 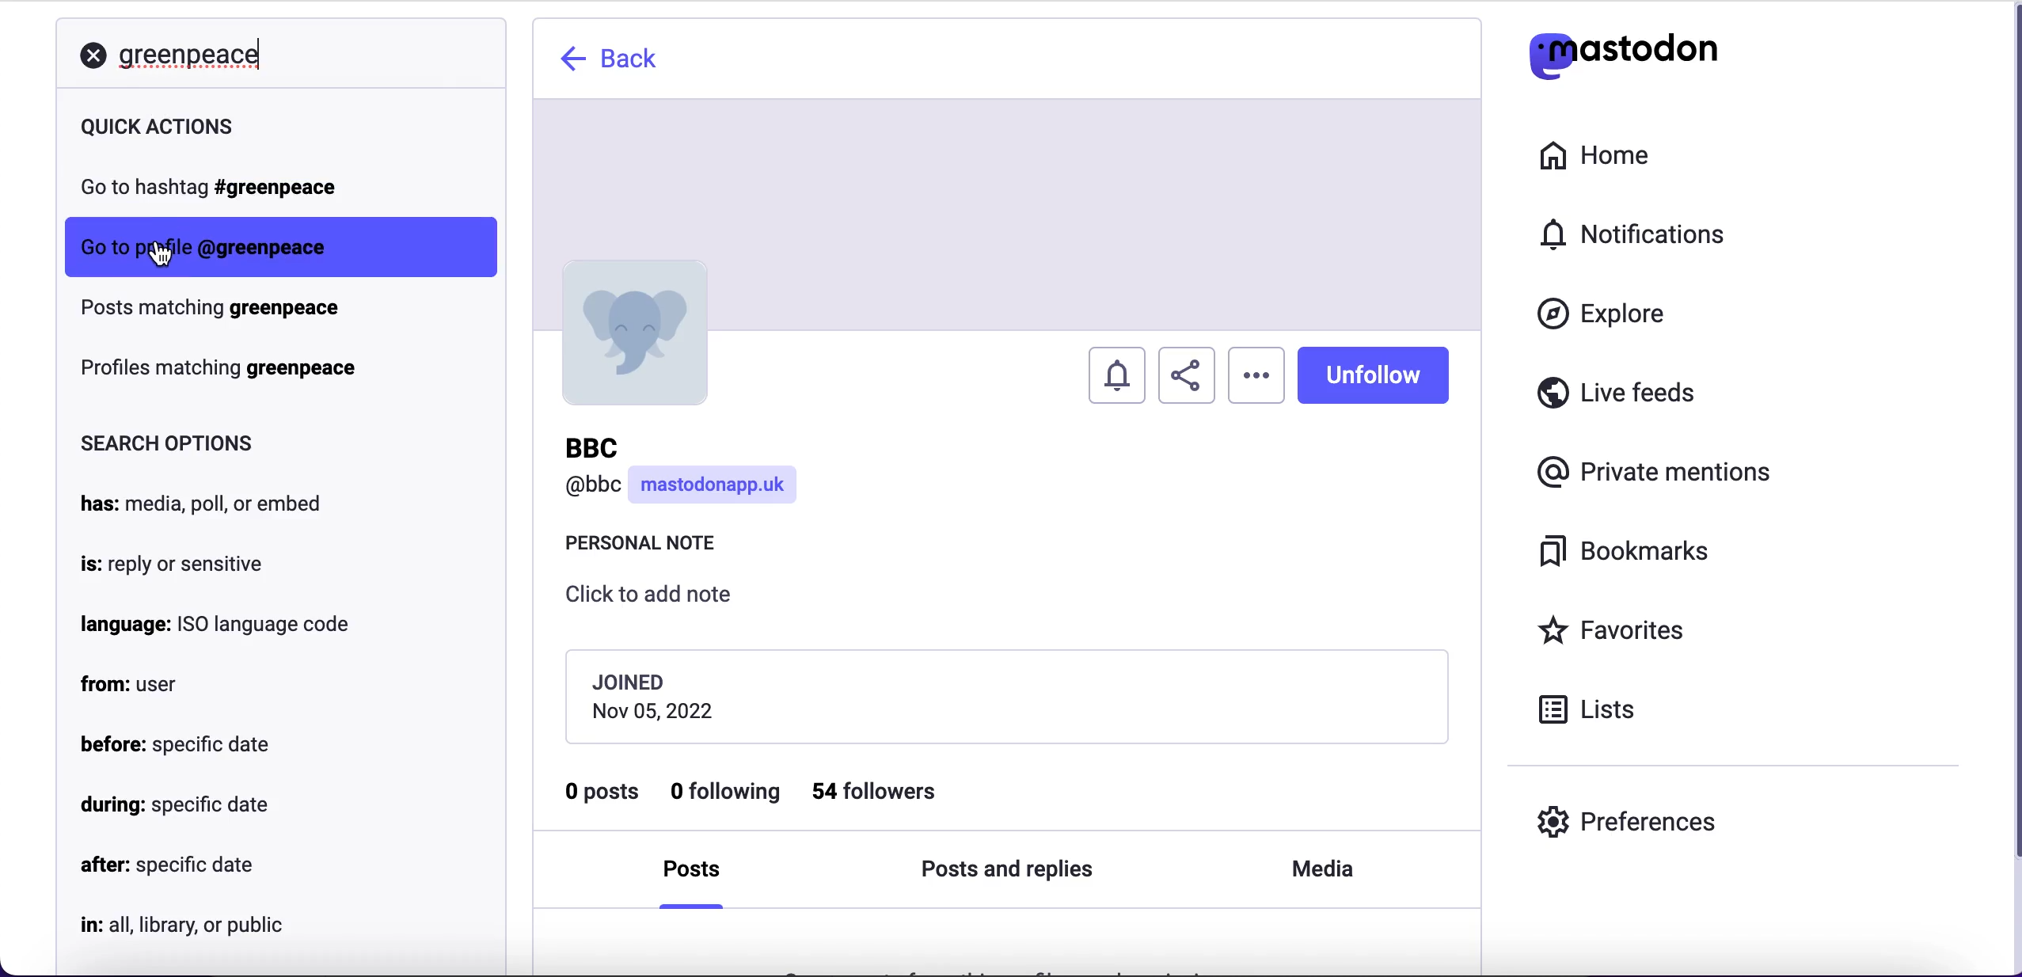 I want to click on has: media, so click(x=221, y=503).